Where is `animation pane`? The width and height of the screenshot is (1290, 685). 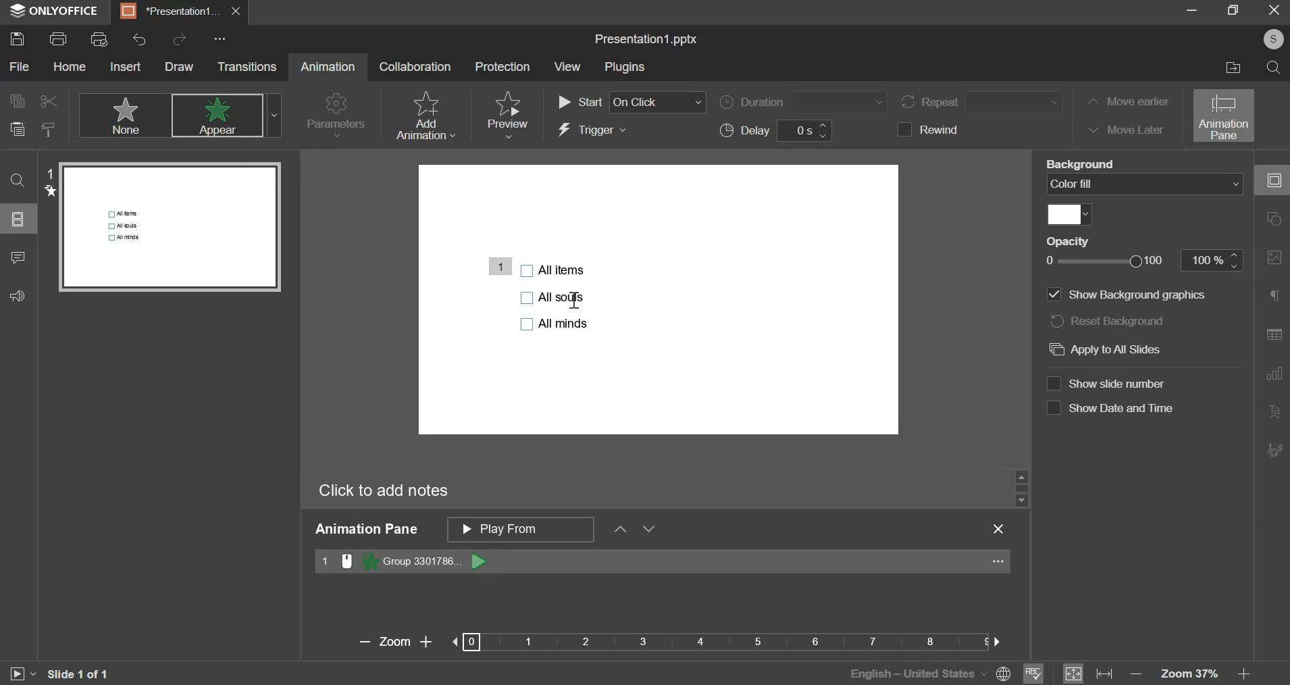
animation pane is located at coordinates (365, 530).